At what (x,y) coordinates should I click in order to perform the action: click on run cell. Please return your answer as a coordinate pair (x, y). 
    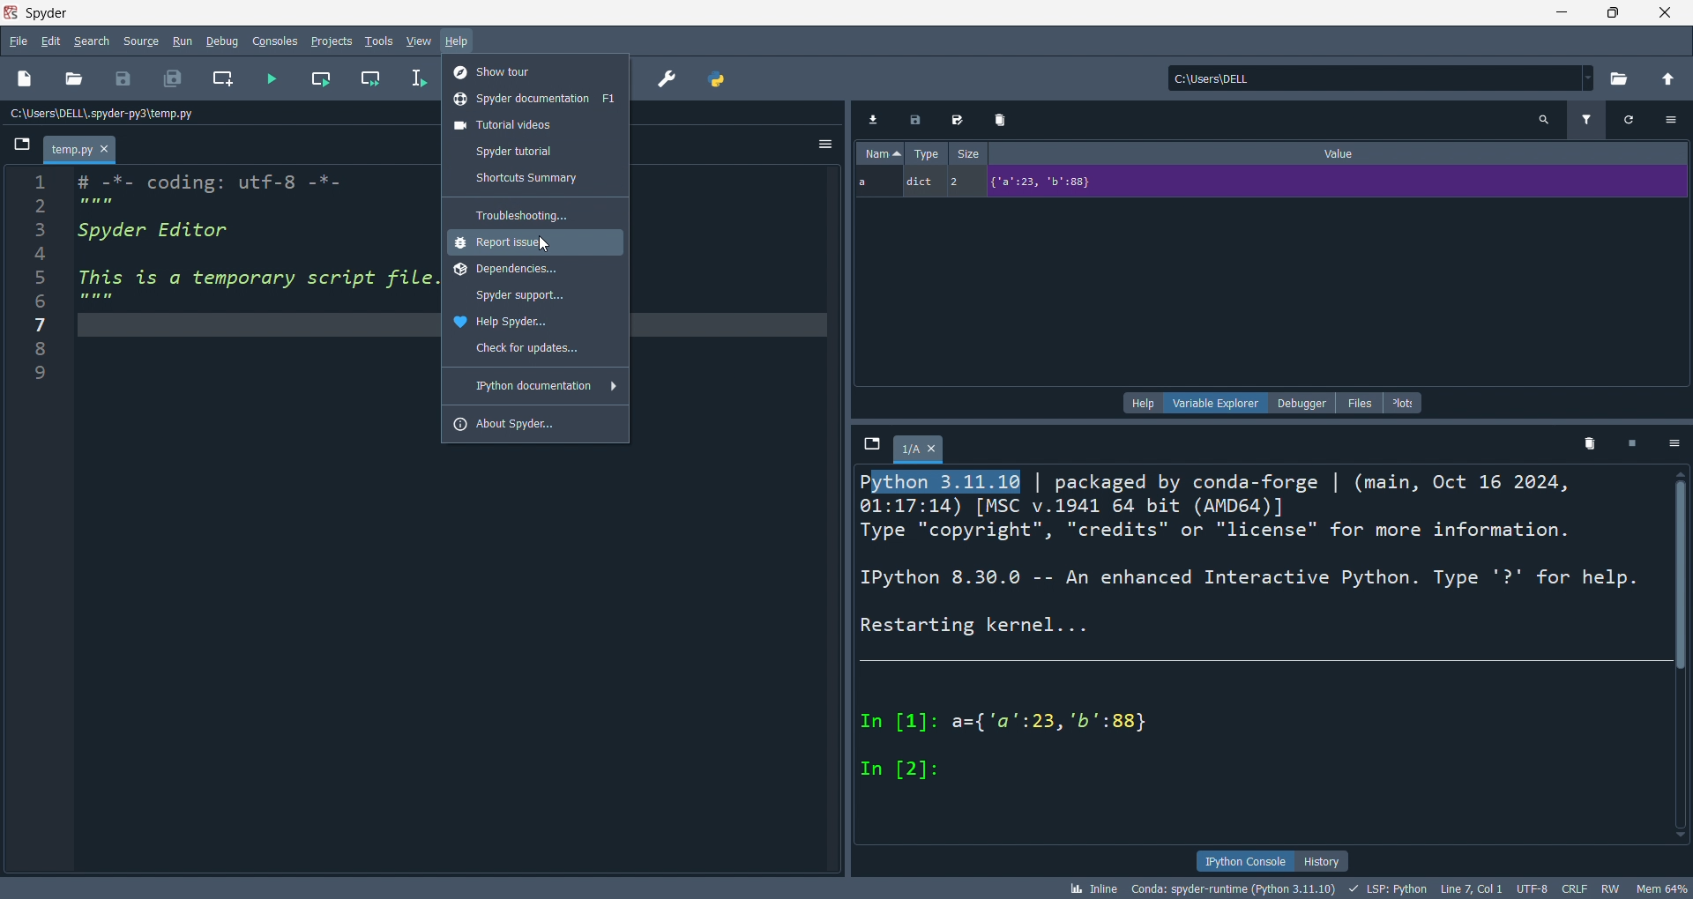
    Looking at the image, I should click on (324, 80).